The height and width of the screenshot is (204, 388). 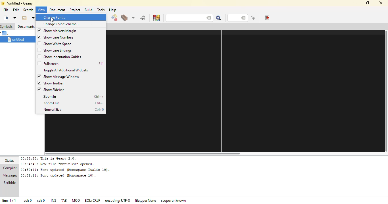 I want to click on f11, so click(x=101, y=63).